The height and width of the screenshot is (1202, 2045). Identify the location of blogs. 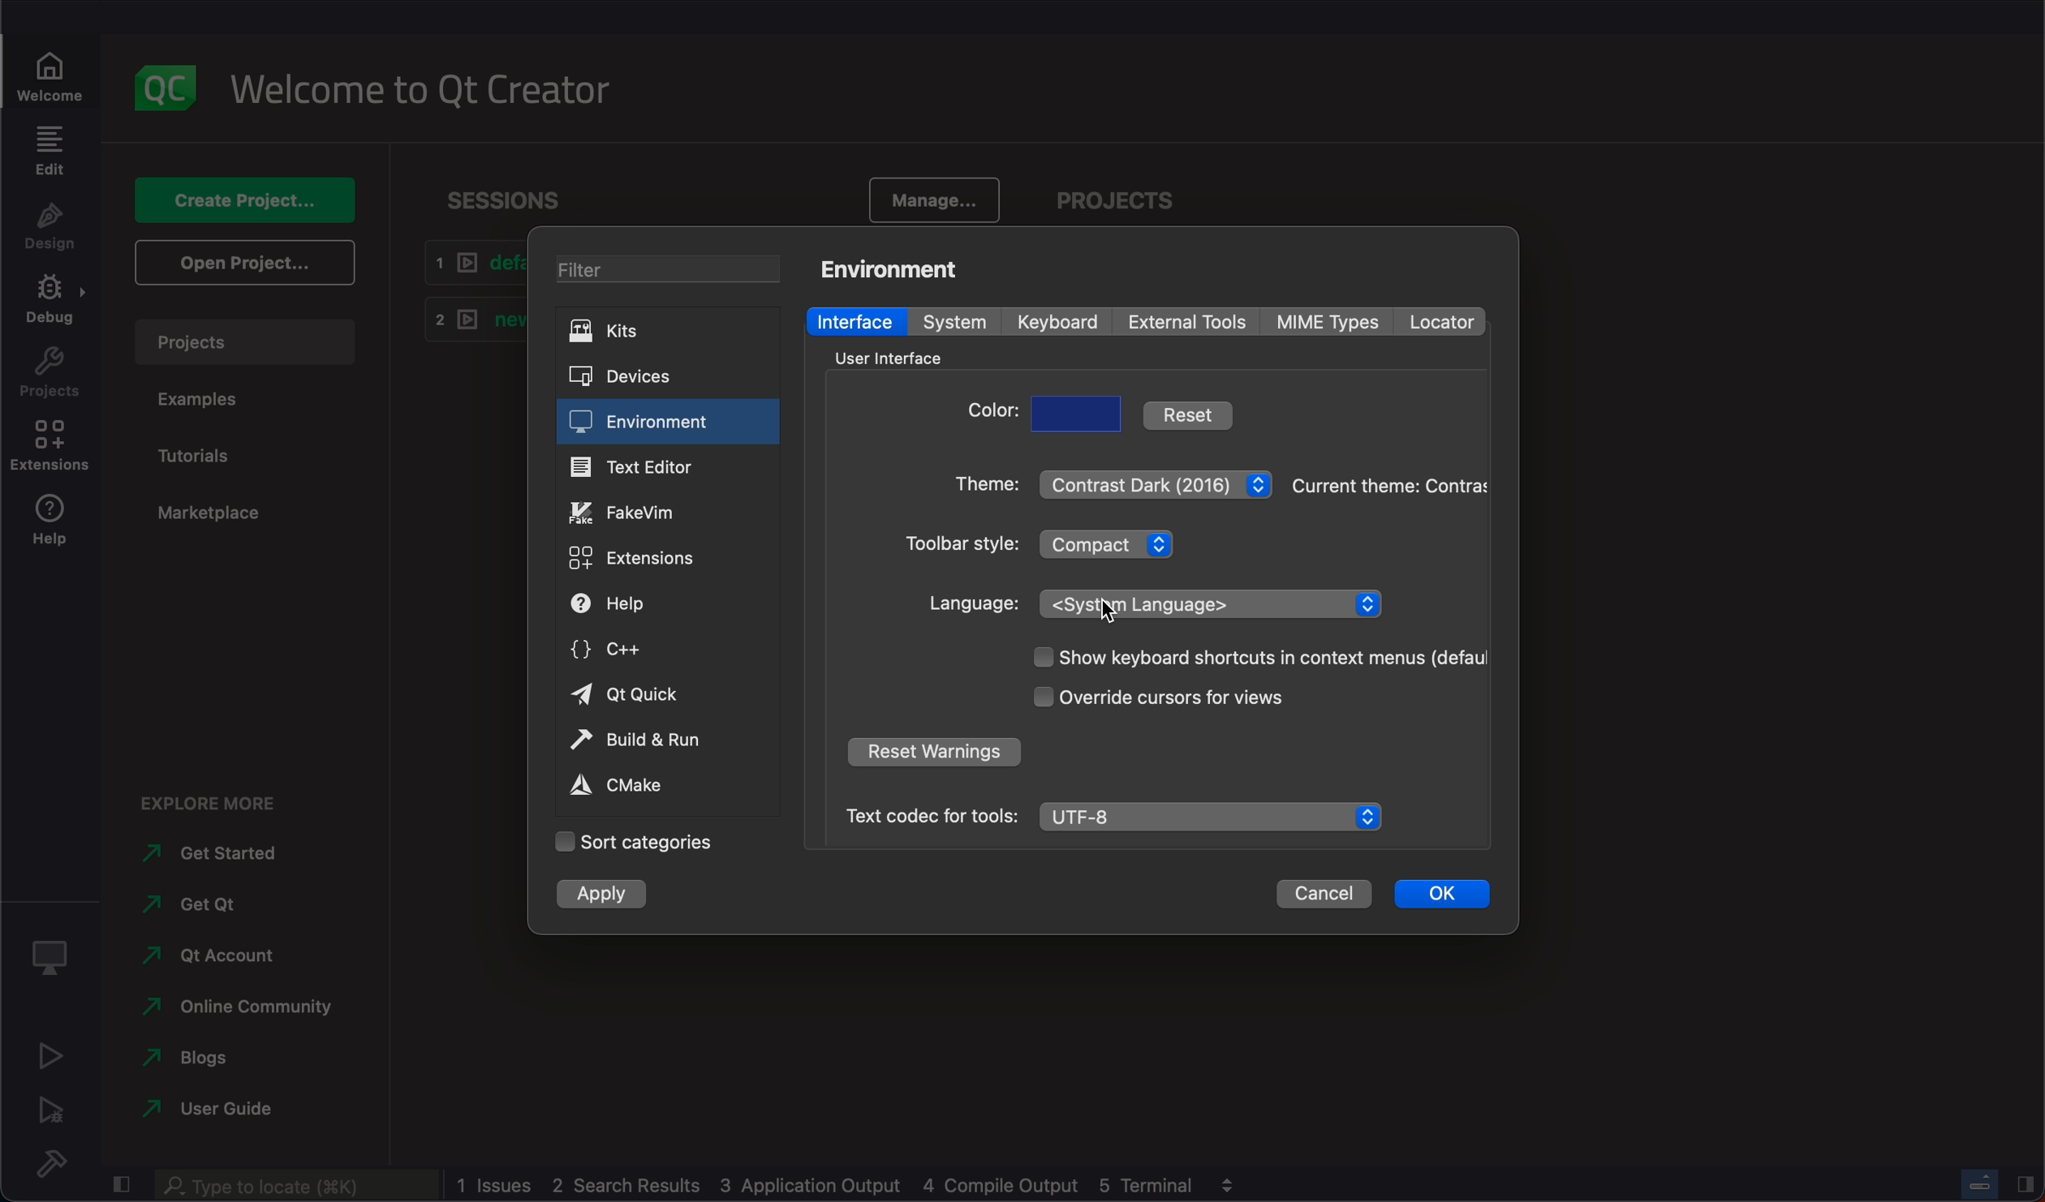
(211, 1058).